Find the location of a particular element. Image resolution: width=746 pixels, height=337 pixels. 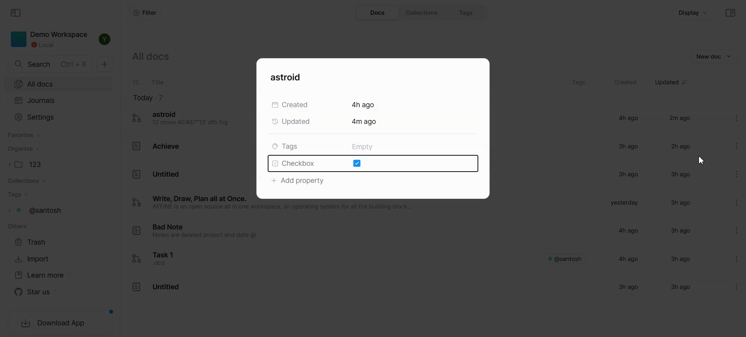

Title is located at coordinates (157, 82).